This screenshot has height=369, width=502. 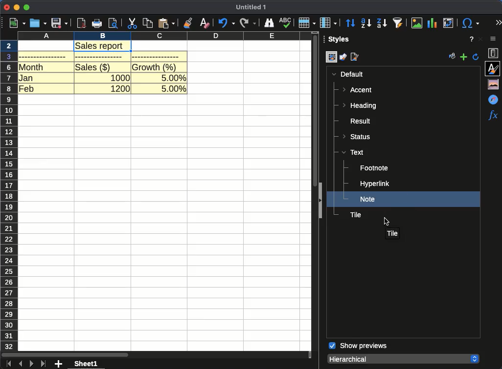 I want to click on next sheet, so click(x=31, y=364).